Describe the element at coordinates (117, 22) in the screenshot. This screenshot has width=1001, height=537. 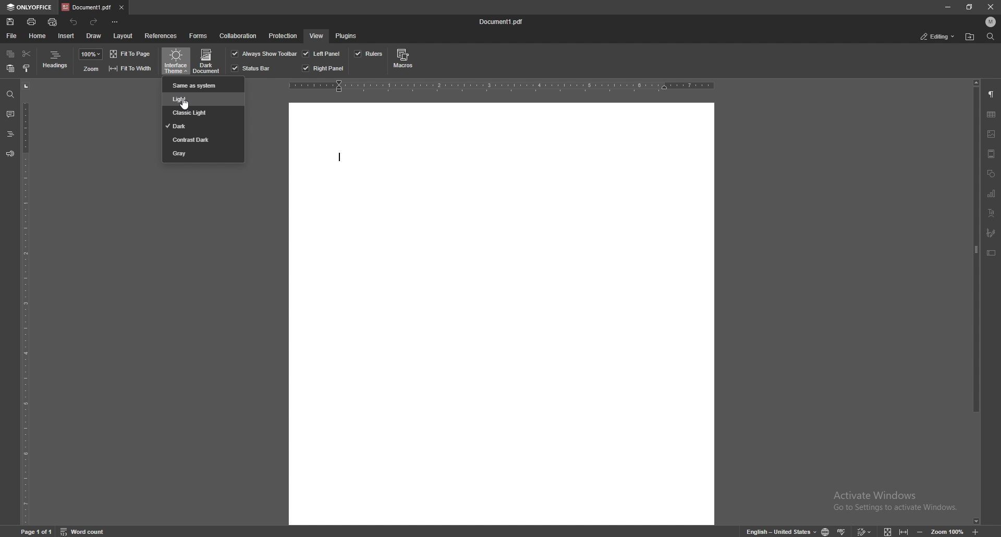
I see `customize toolbar` at that location.